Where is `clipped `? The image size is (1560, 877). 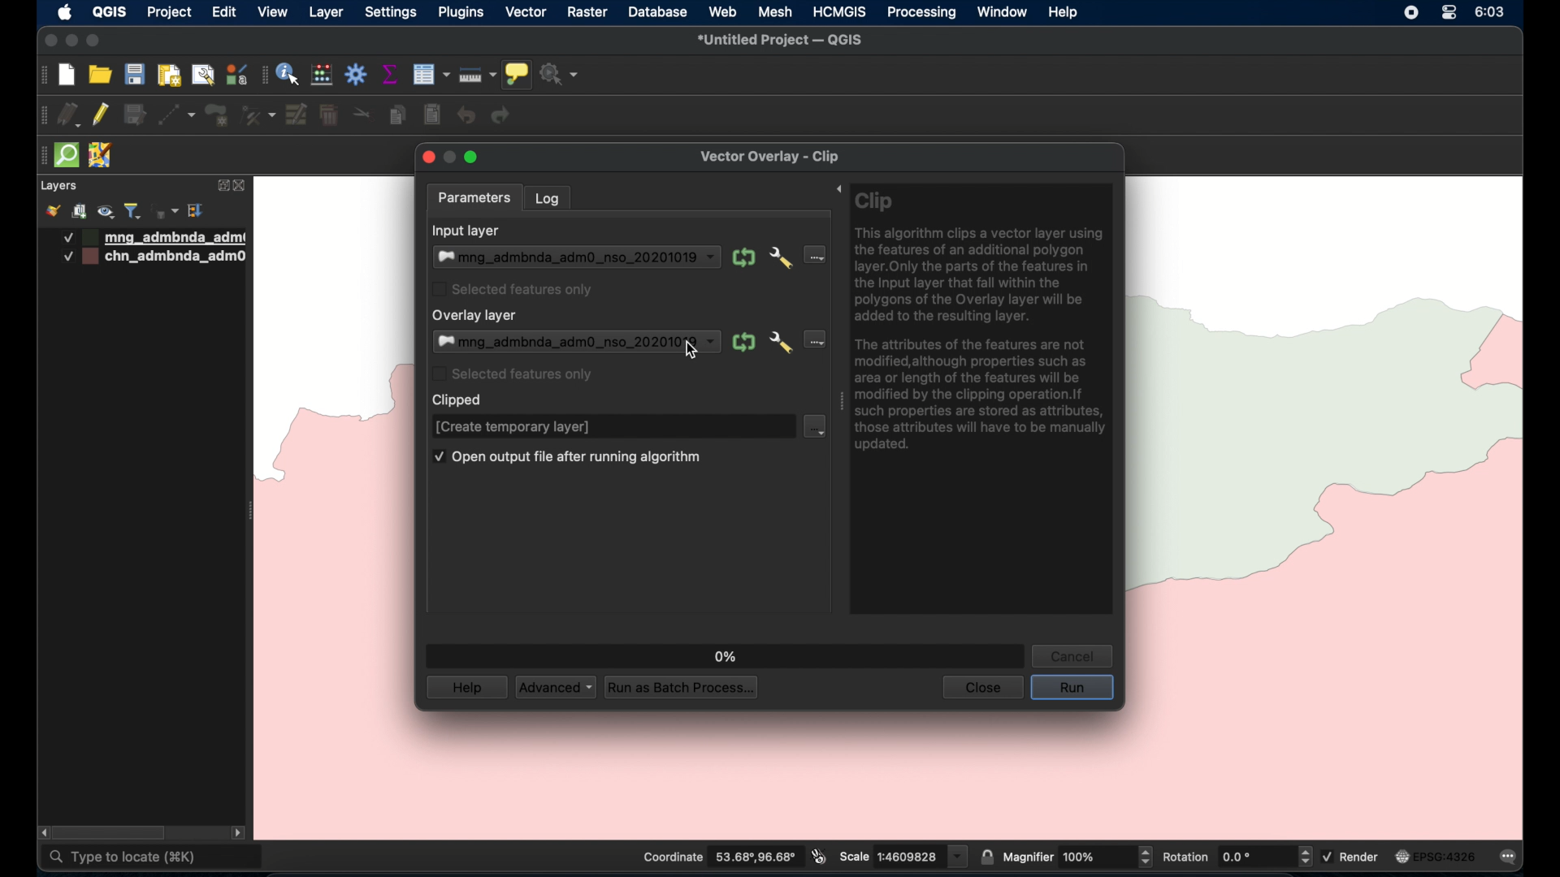
clipped  is located at coordinates (458, 400).